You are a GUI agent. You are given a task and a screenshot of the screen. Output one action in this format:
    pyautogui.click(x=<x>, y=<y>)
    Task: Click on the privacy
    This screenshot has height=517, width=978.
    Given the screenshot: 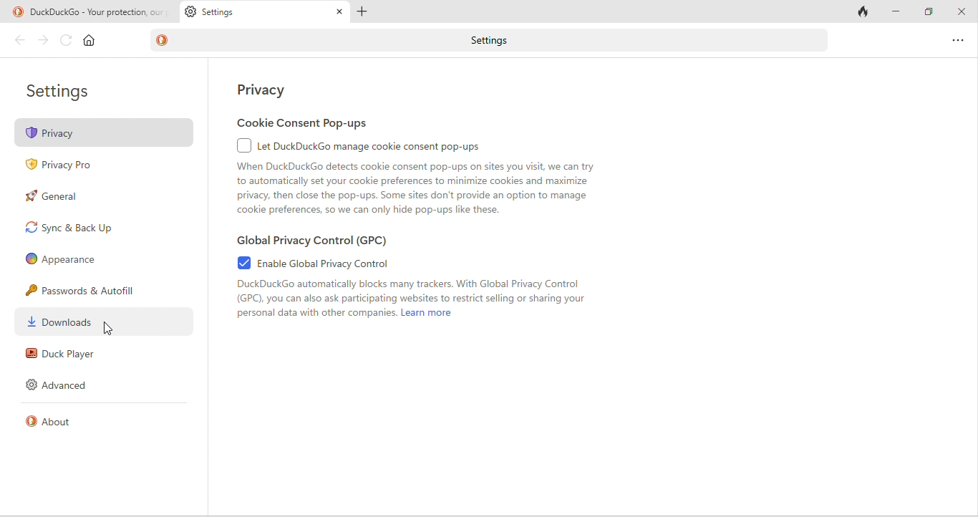 What is the action you would take?
    pyautogui.click(x=267, y=88)
    